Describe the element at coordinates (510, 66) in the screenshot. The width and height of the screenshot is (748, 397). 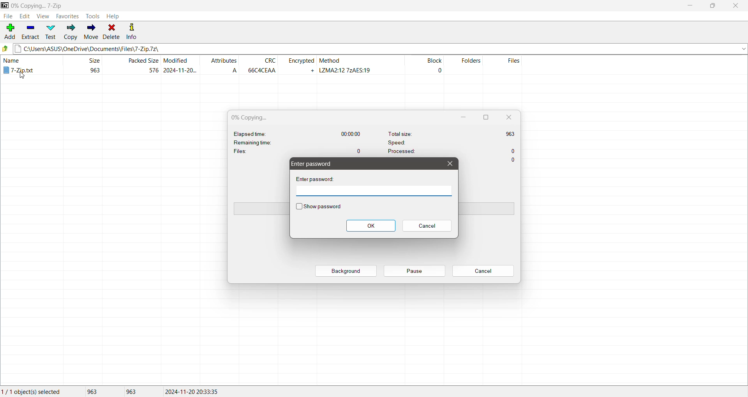
I see `Files` at that location.